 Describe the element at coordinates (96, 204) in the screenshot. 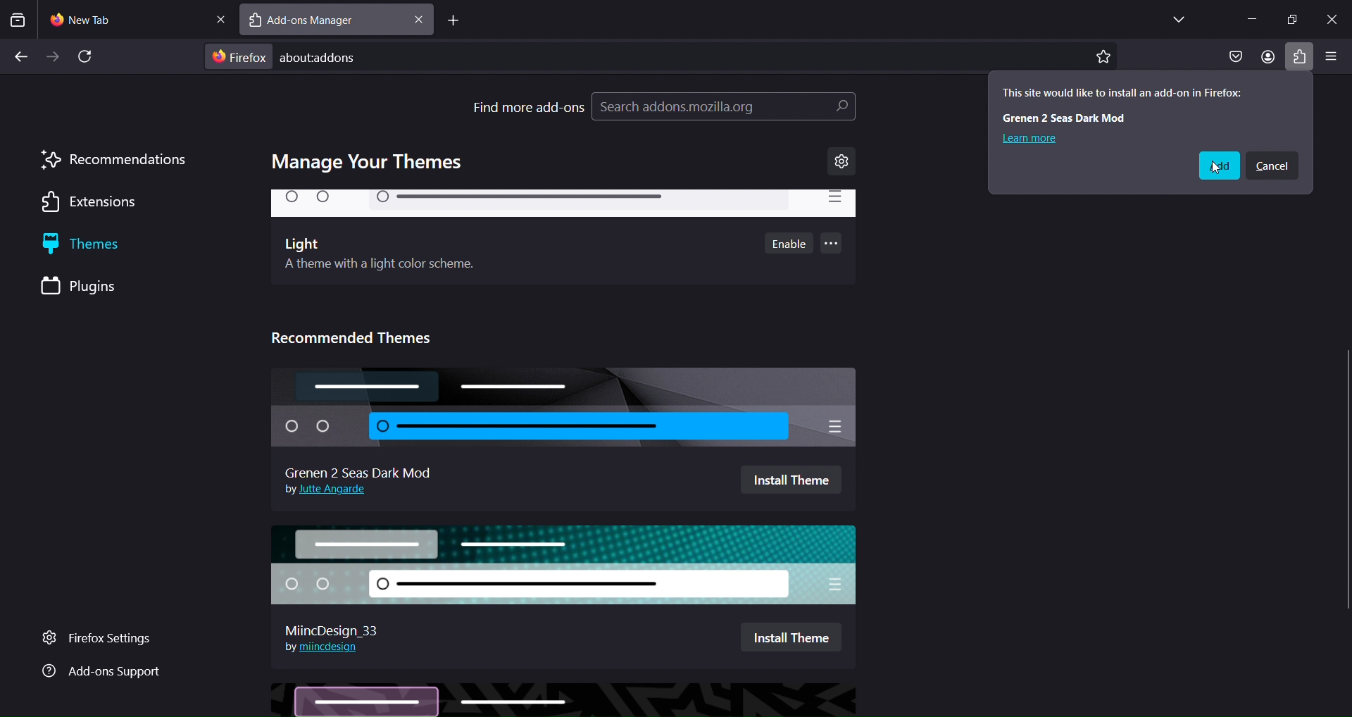

I see `extensions` at that location.